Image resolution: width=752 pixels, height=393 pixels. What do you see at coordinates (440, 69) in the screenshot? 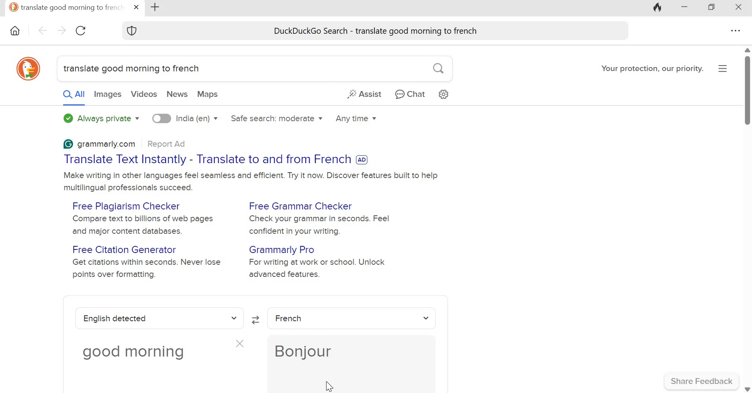
I see `search button` at bounding box center [440, 69].